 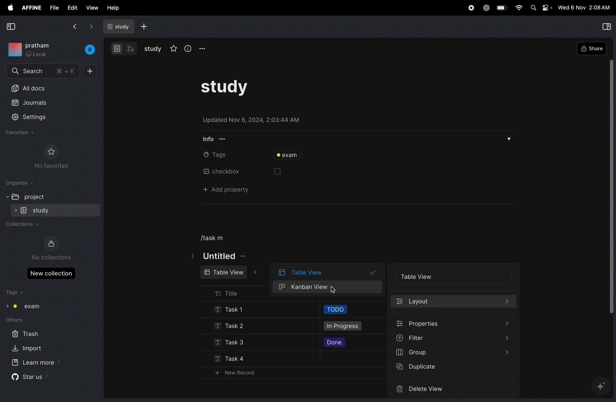 I want to click on file, so click(x=53, y=8).